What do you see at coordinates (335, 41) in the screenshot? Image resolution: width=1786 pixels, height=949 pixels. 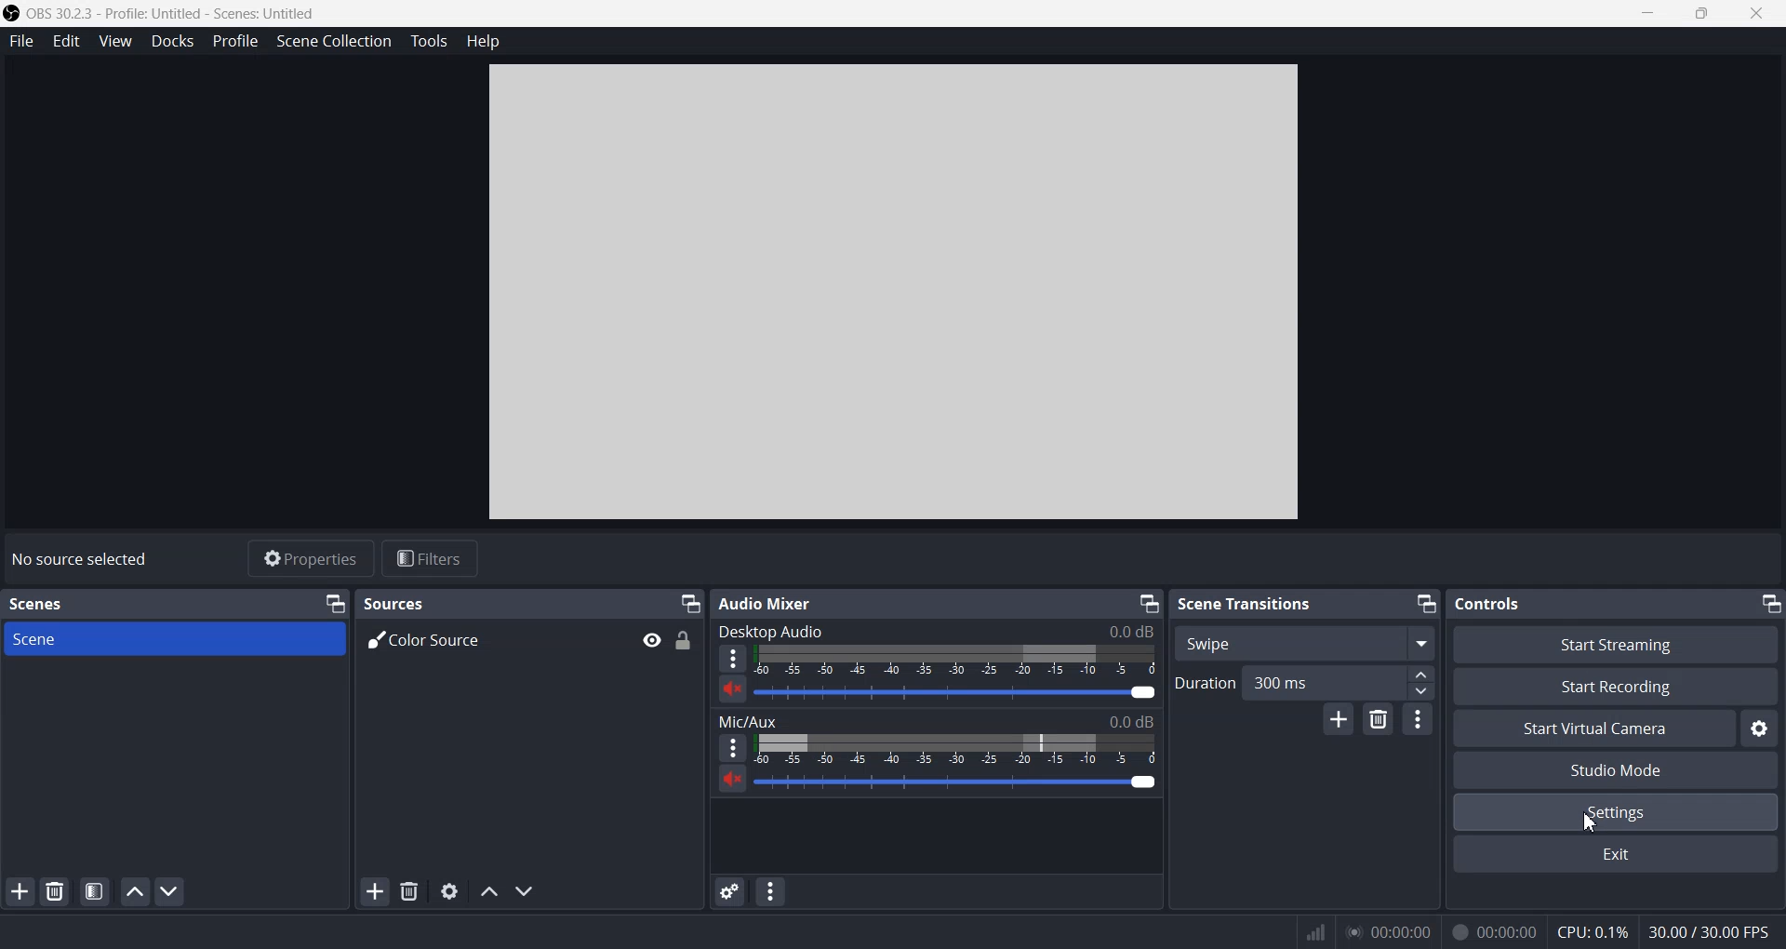 I see `Scene Collection` at bounding box center [335, 41].